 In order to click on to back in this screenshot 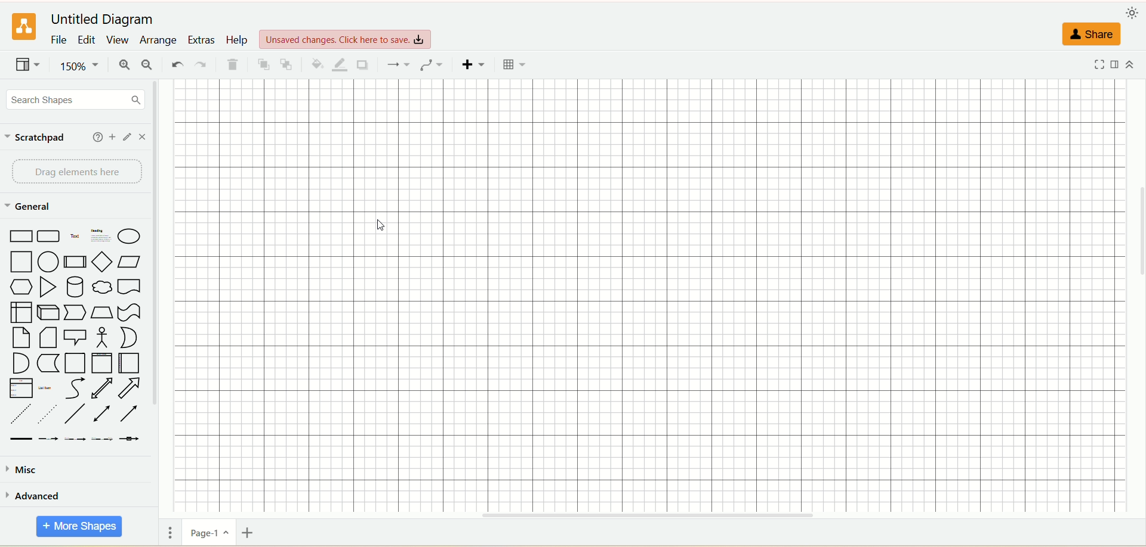, I will do `click(289, 64)`.